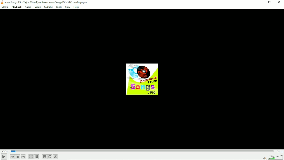  I want to click on Random, so click(55, 157).